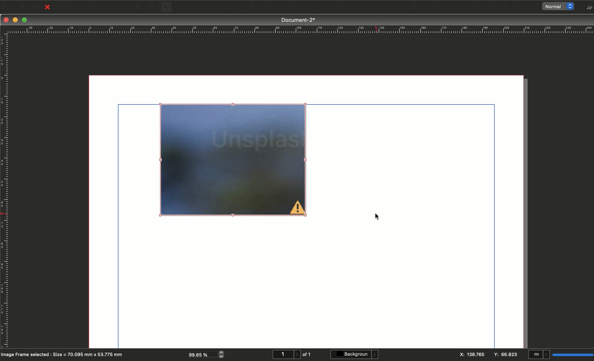 This screenshot has height=361, width=594. Describe the element at coordinates (504, 7) in the screenshot. I see `PDF list box` at that location.